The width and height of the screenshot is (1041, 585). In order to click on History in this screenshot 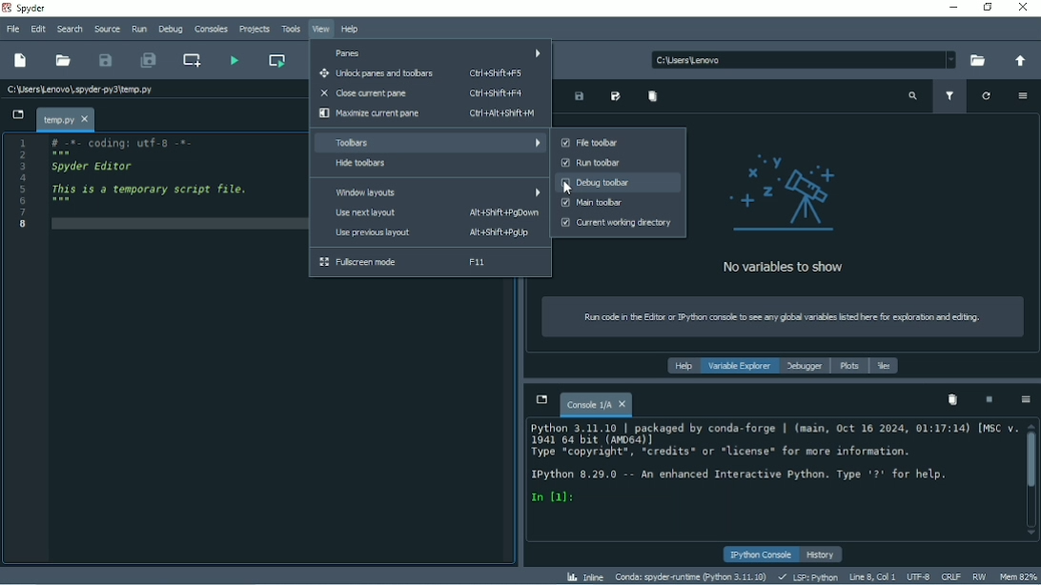, I will do `click(823, 555)`.